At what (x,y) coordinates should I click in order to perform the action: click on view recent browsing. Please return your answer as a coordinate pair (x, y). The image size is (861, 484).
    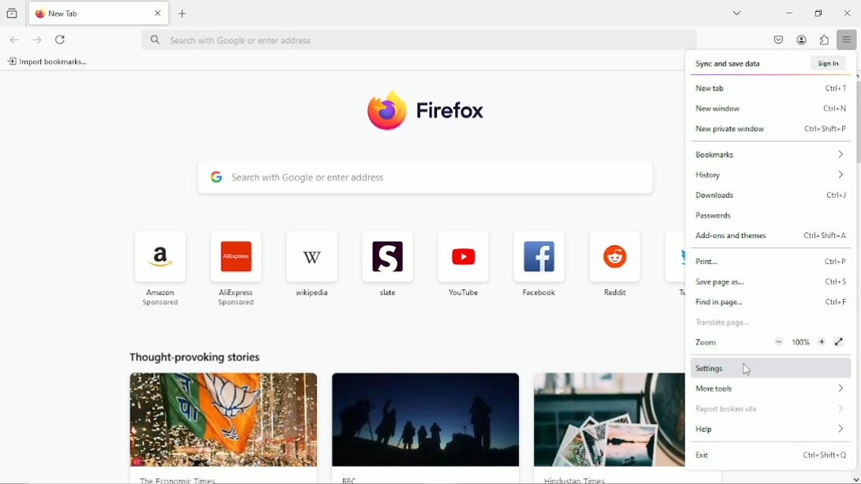
    Looking at the image, I should click on (13, 12).